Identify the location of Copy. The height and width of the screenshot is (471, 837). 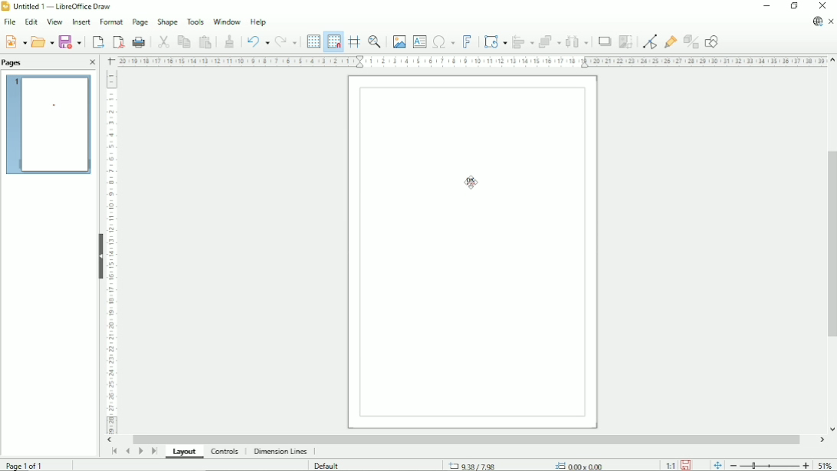
(185, 41).